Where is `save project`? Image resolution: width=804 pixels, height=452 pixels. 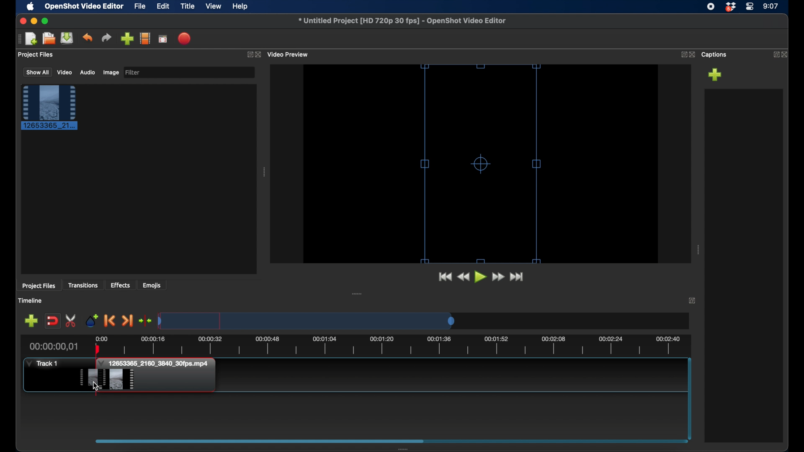 save project is located at coordinates (67, 39).